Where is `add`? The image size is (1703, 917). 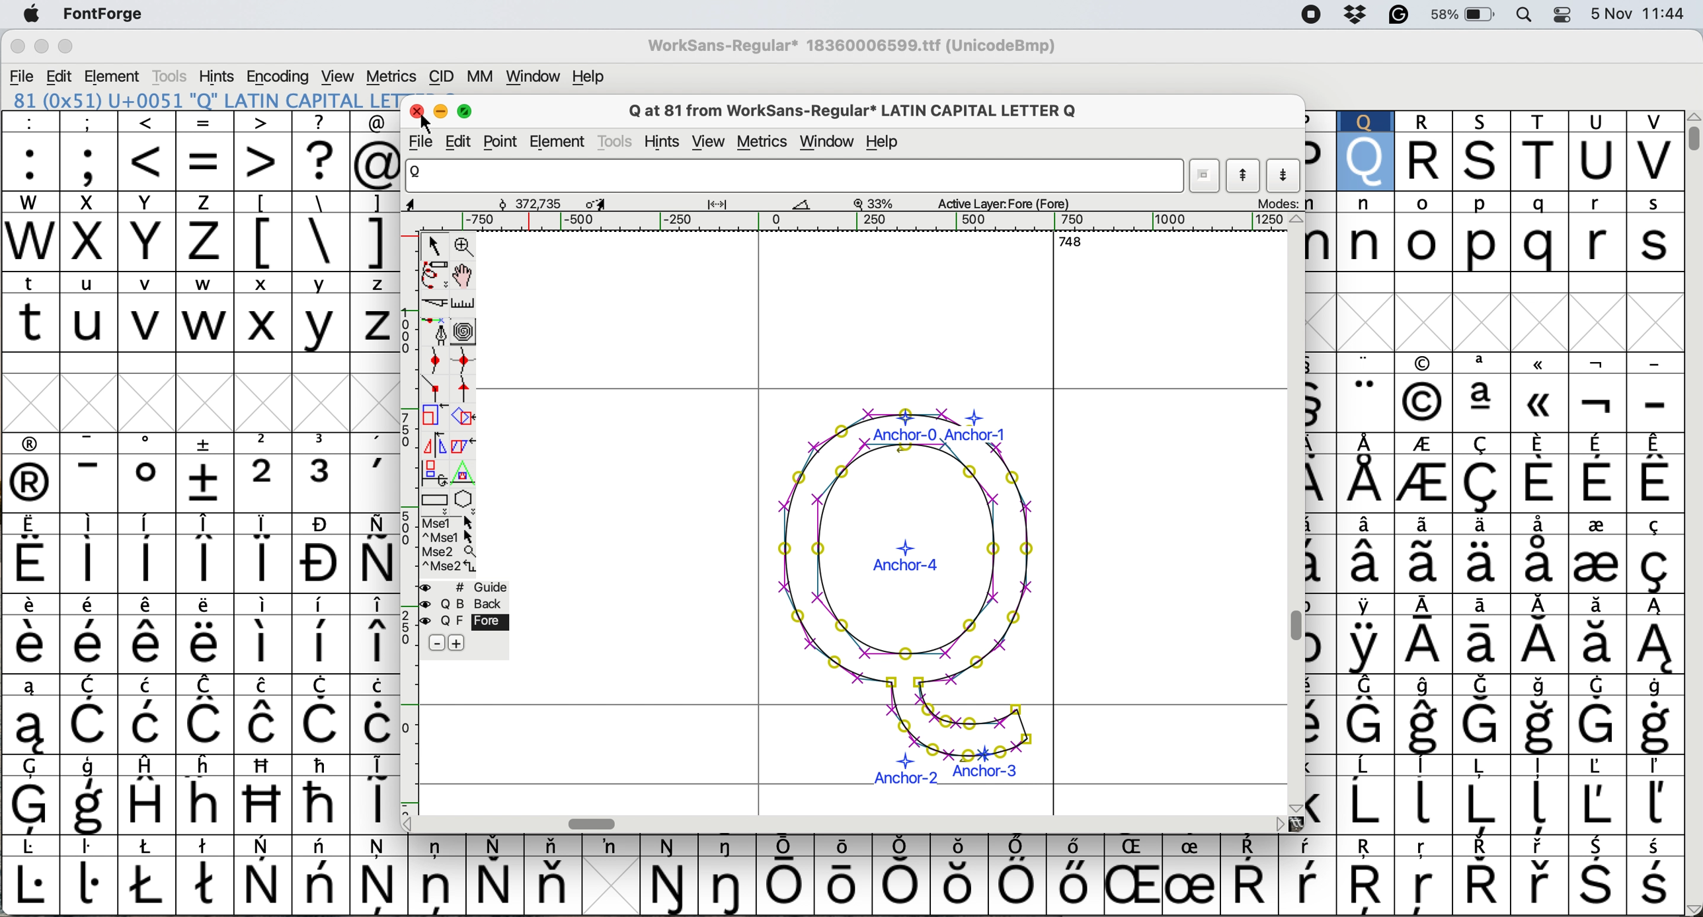 add is located at coordinates (470, 643).